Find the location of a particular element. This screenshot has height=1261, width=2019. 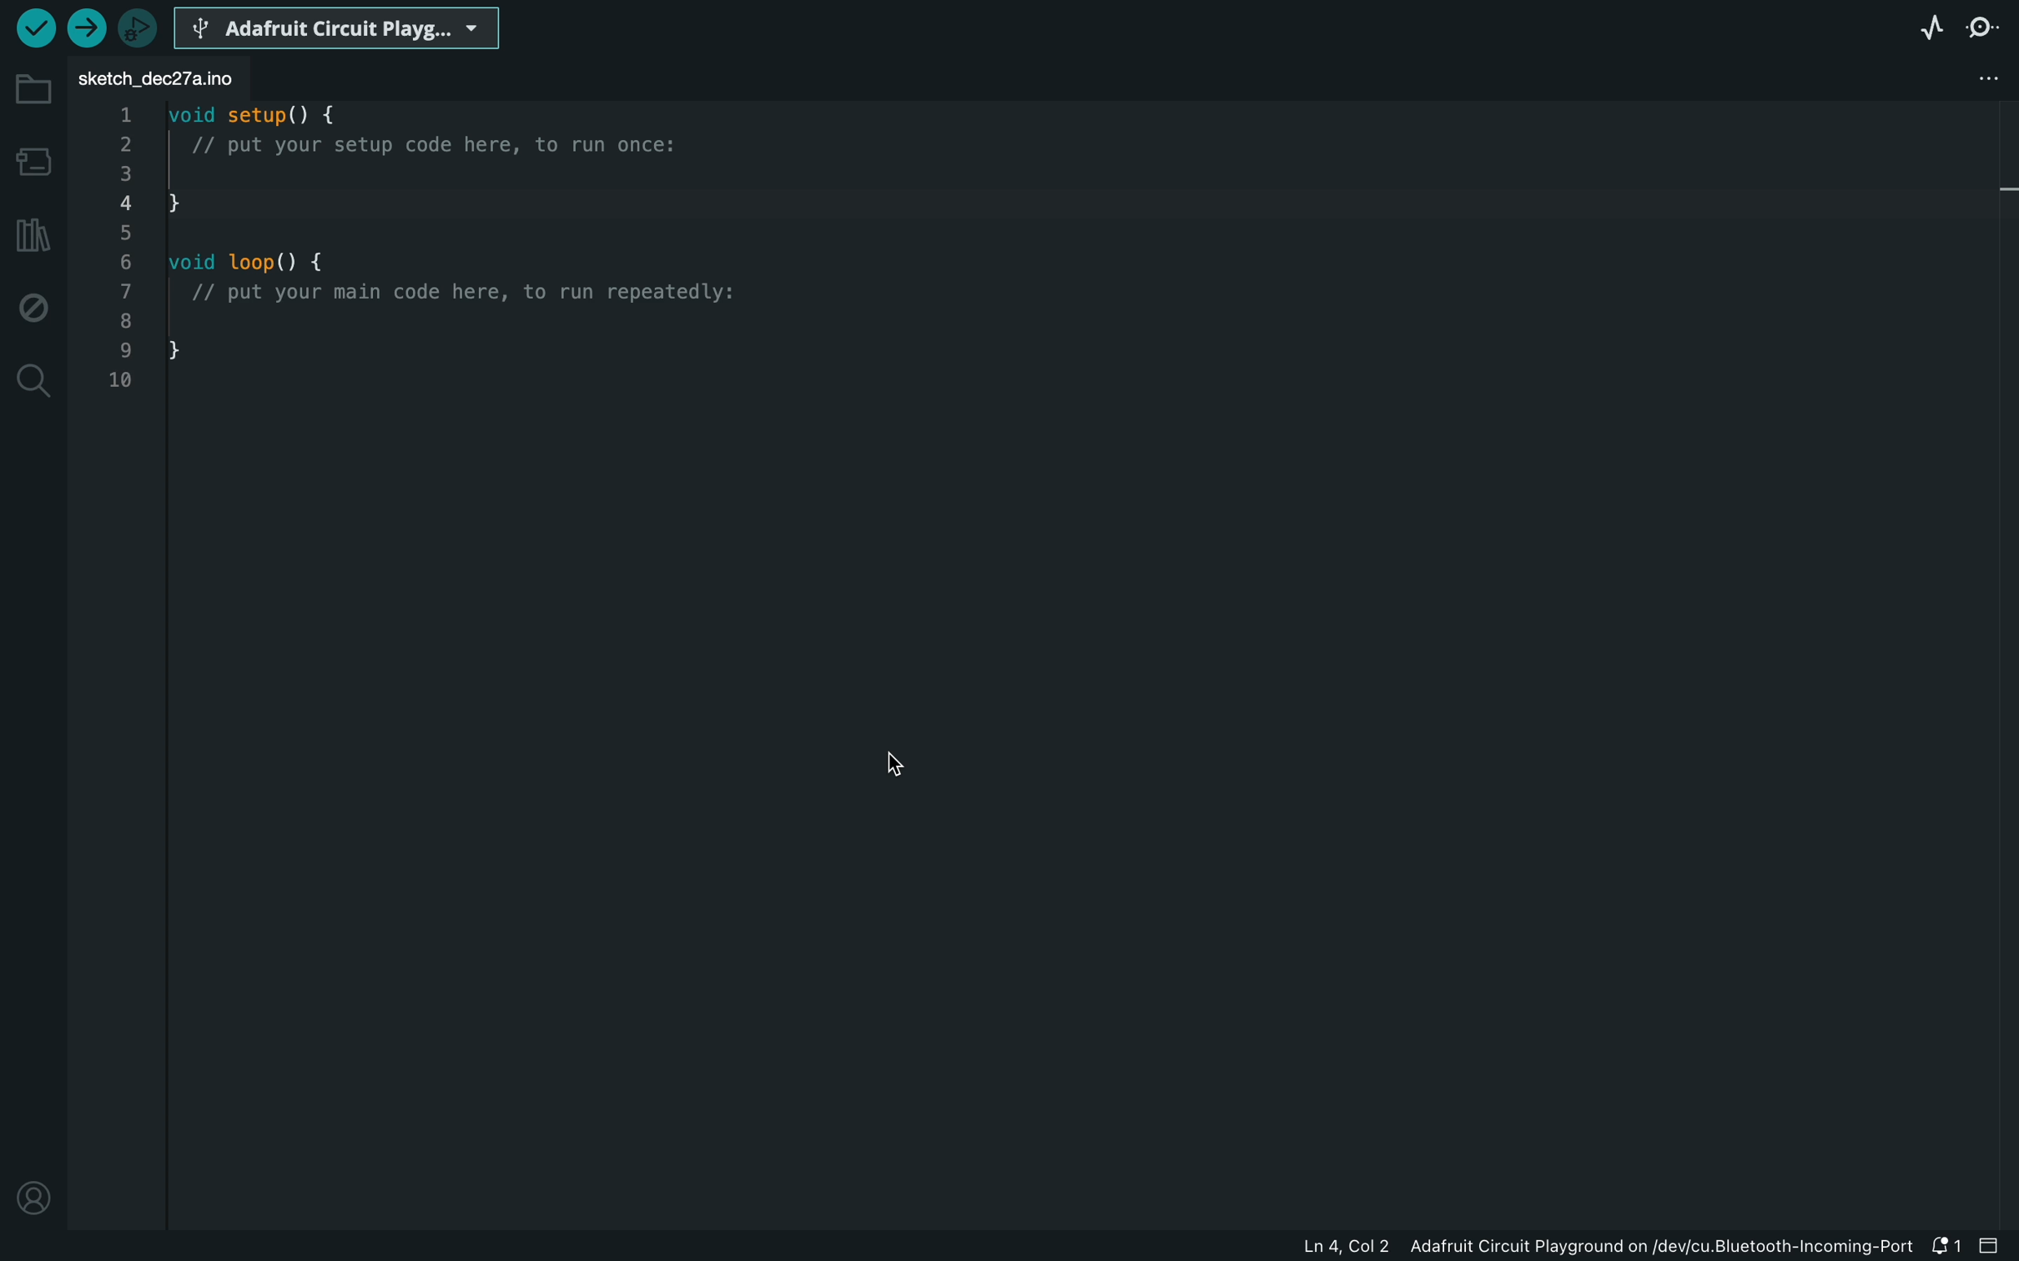

close slide bar is located at coordinates (1992, 1245).